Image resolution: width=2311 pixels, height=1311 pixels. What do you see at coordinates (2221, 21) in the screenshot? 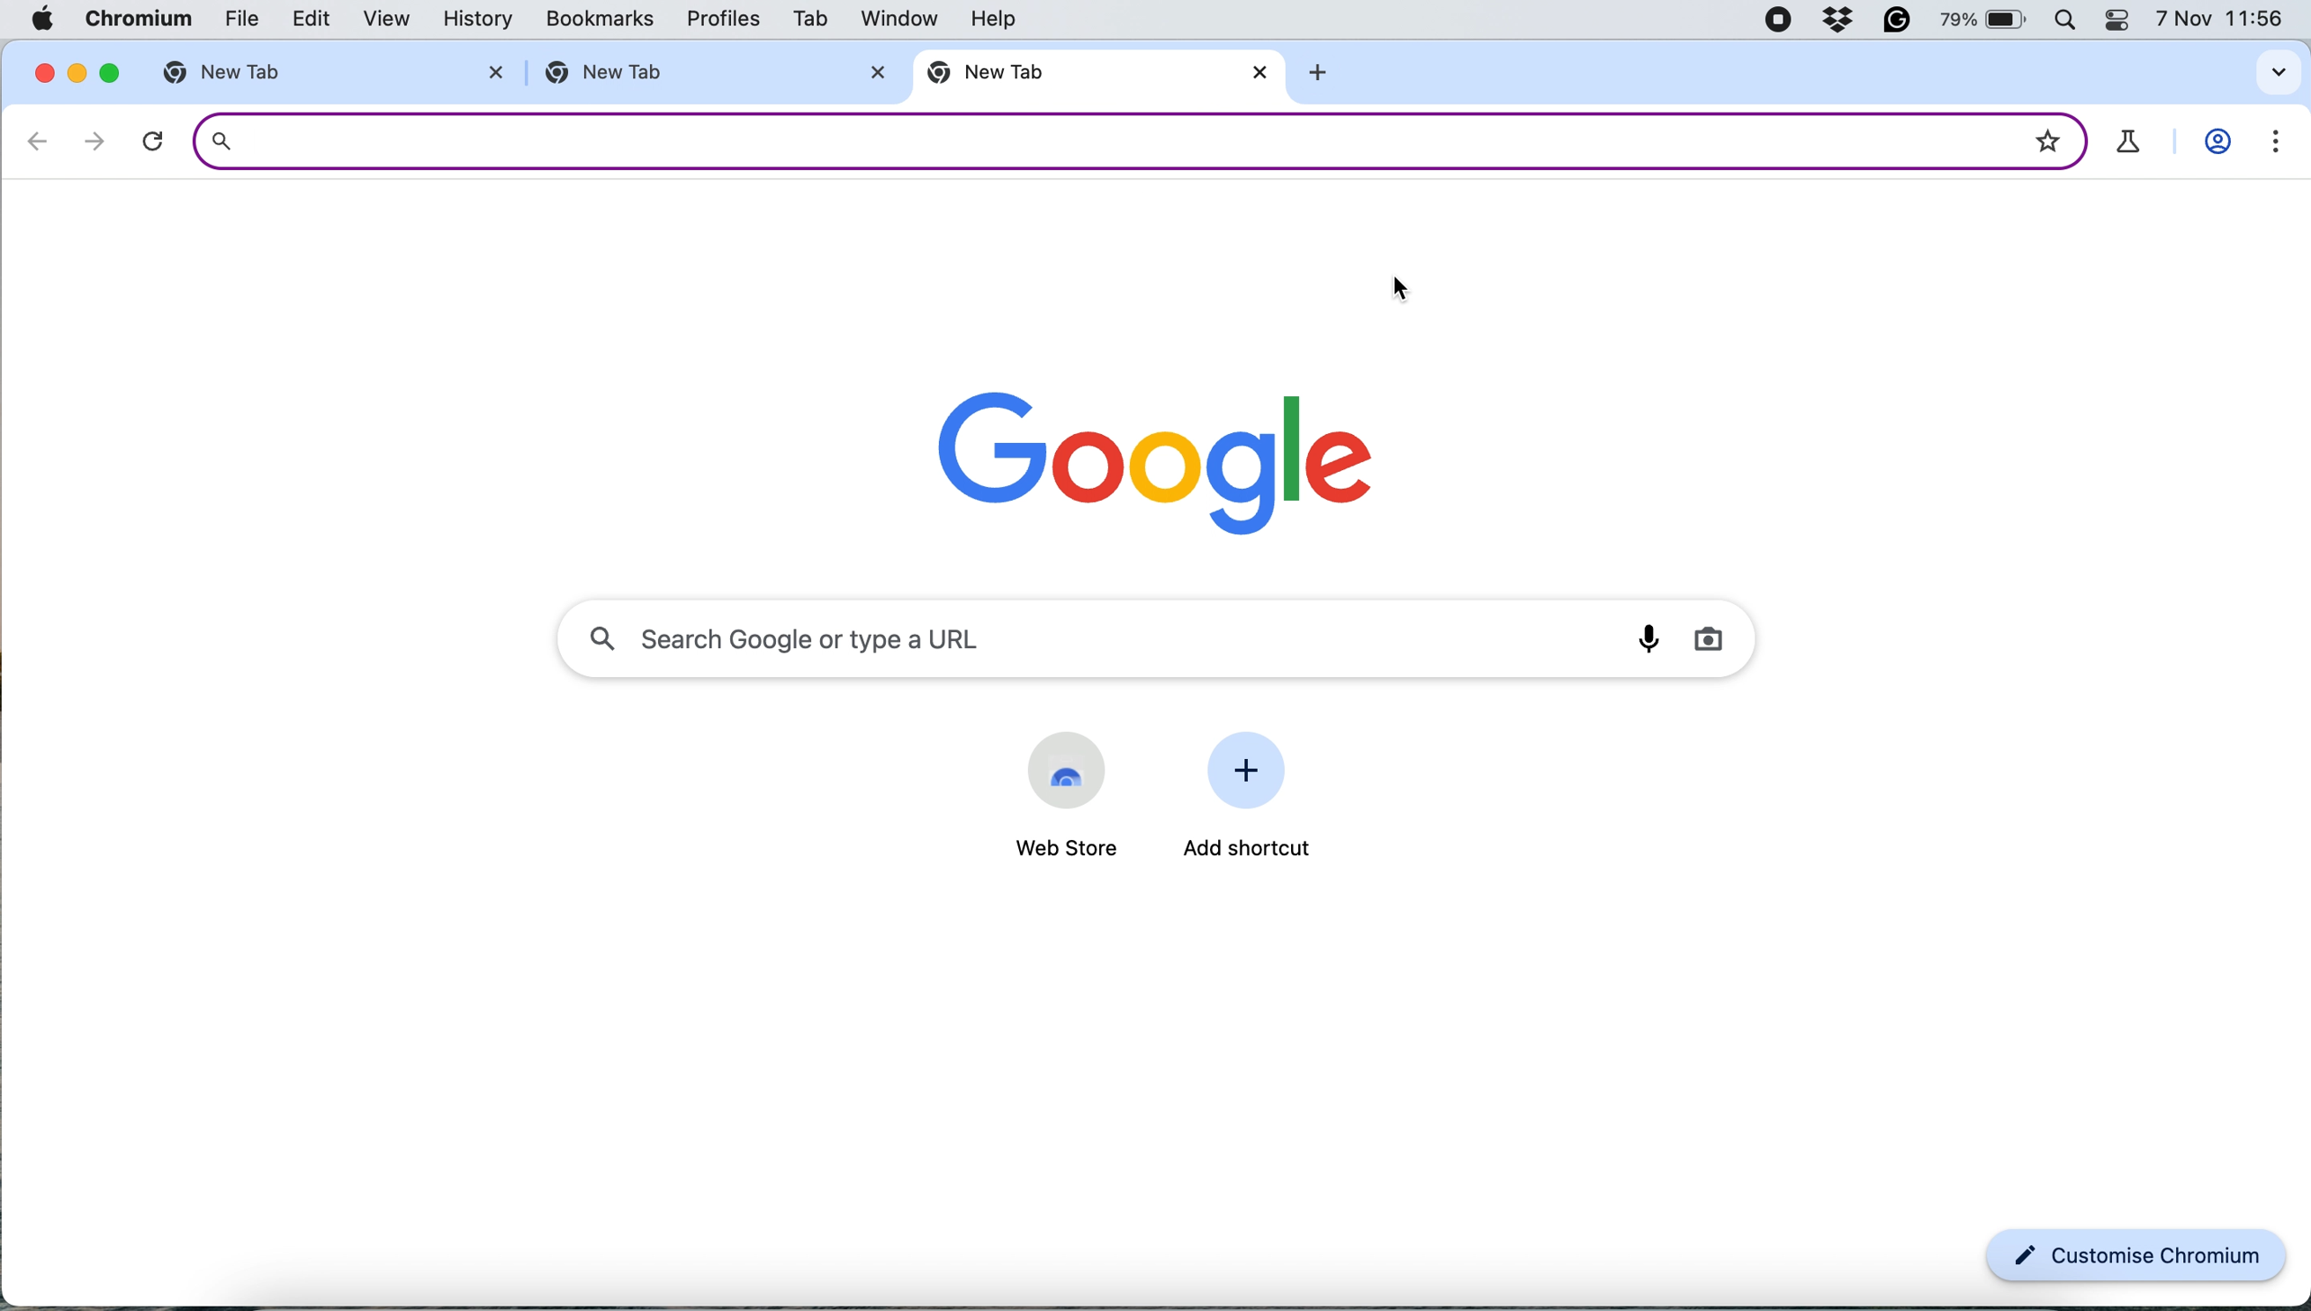
I see `7 nov 11:56` at bounding box center [2221, 21].